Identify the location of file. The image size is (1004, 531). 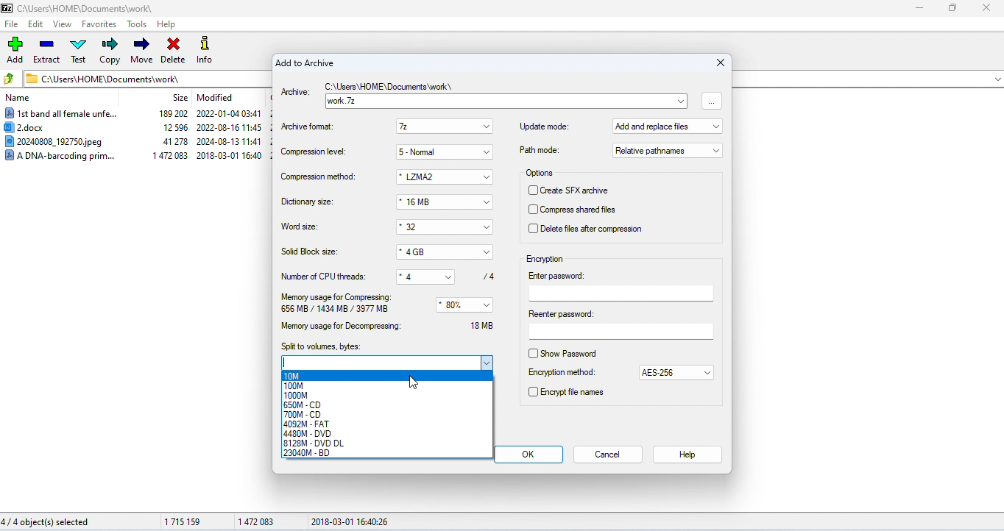
(11, 24).